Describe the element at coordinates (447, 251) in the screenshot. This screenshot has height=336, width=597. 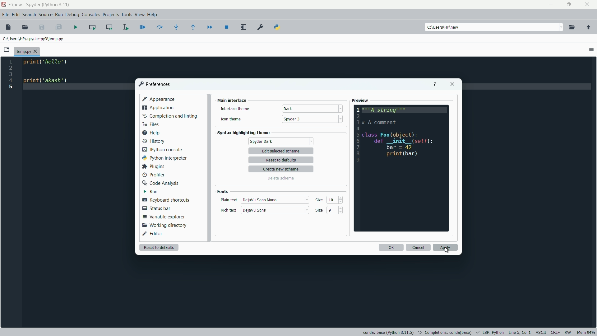
I see `cursor` at that location.